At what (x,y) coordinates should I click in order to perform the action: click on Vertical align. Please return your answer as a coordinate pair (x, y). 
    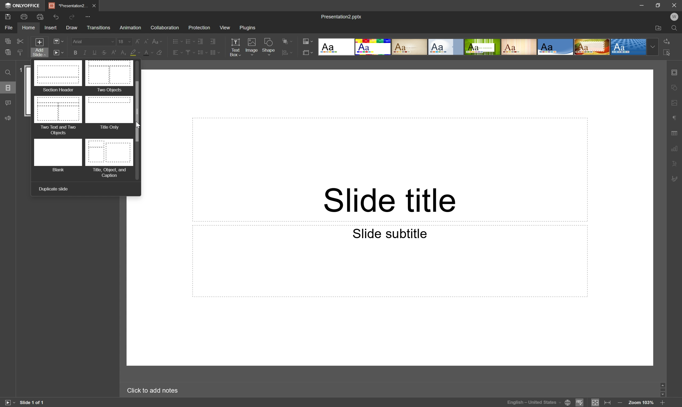
    Looking at the image, I should click on (188, 53).